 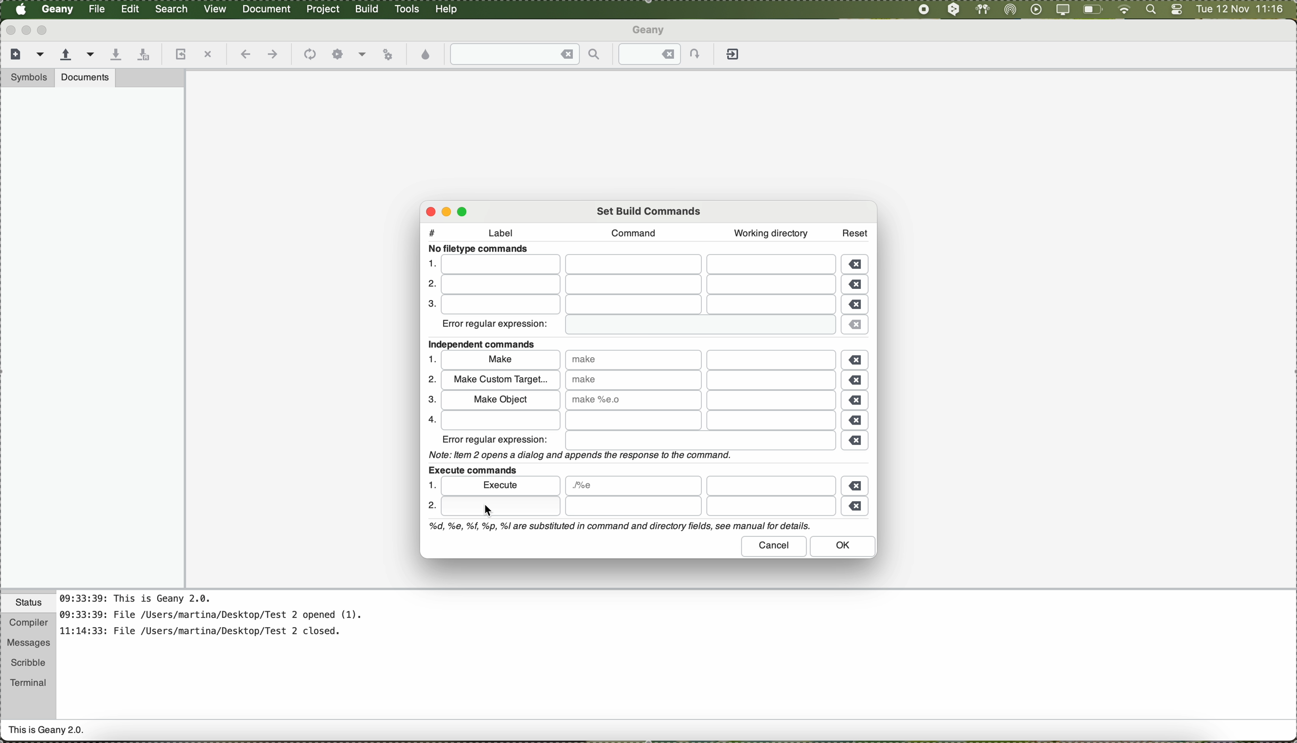 What do you see at coordinates (447, 9) in the screenshot?
I see `help` at bounding box center [447, 9].